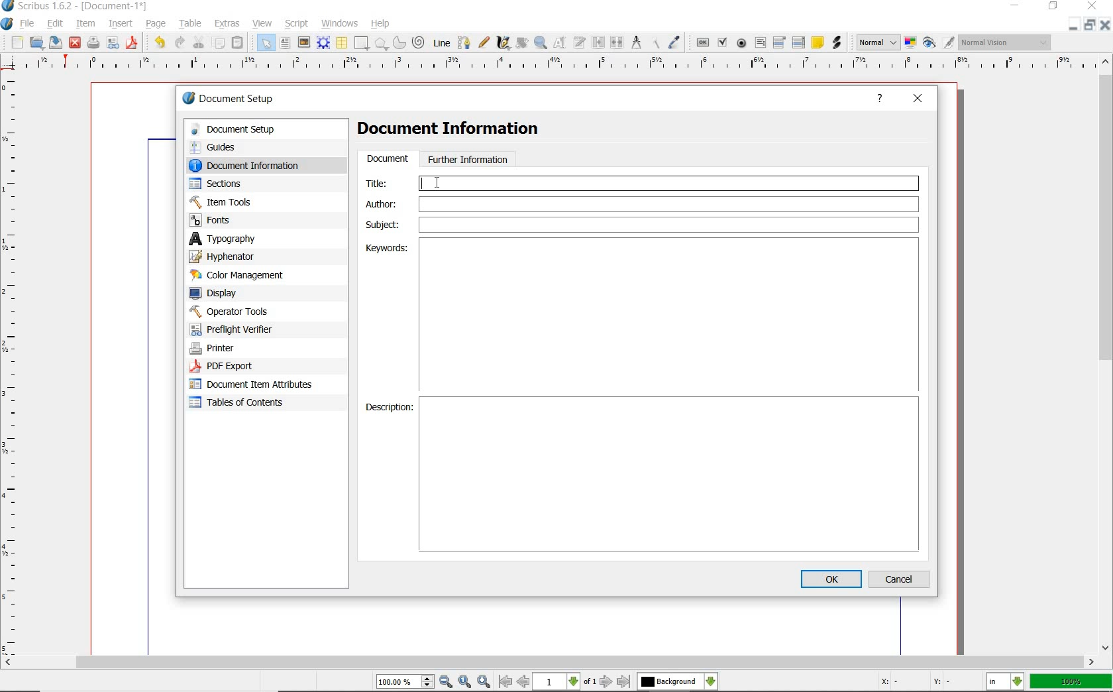 Image resolution: width=1113 pixels, height=692 pixels. I want to click on text annotation, so click(817, 44).